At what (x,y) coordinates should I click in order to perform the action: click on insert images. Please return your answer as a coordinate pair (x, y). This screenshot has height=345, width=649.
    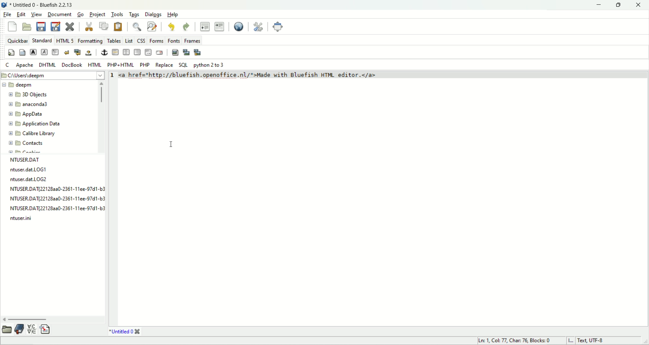
    Looking at the image, I should click on (175, 52).